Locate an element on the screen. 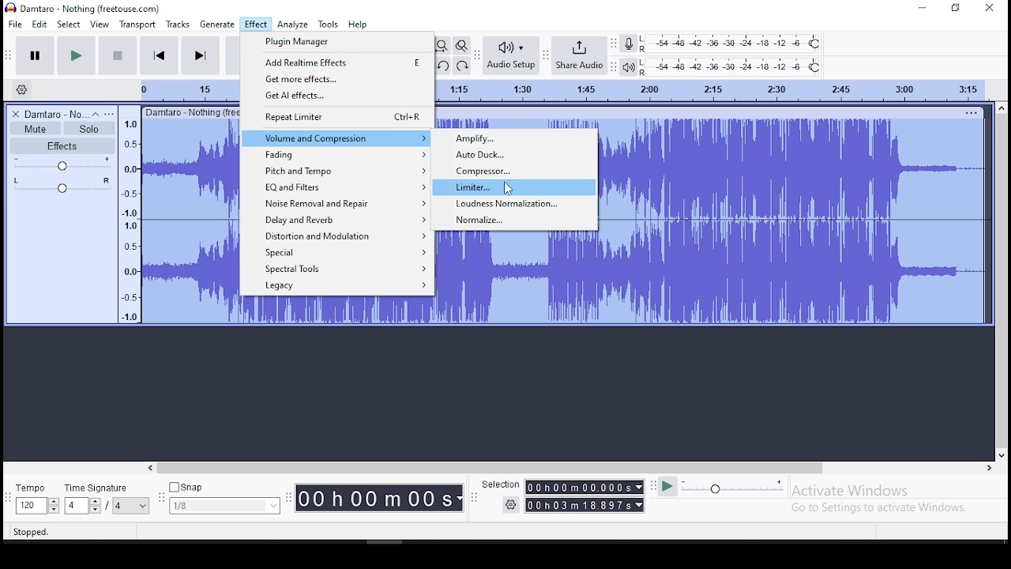 The width and height of the screenshot is (1011, 569). legacy is located at coordinates (336, 287).